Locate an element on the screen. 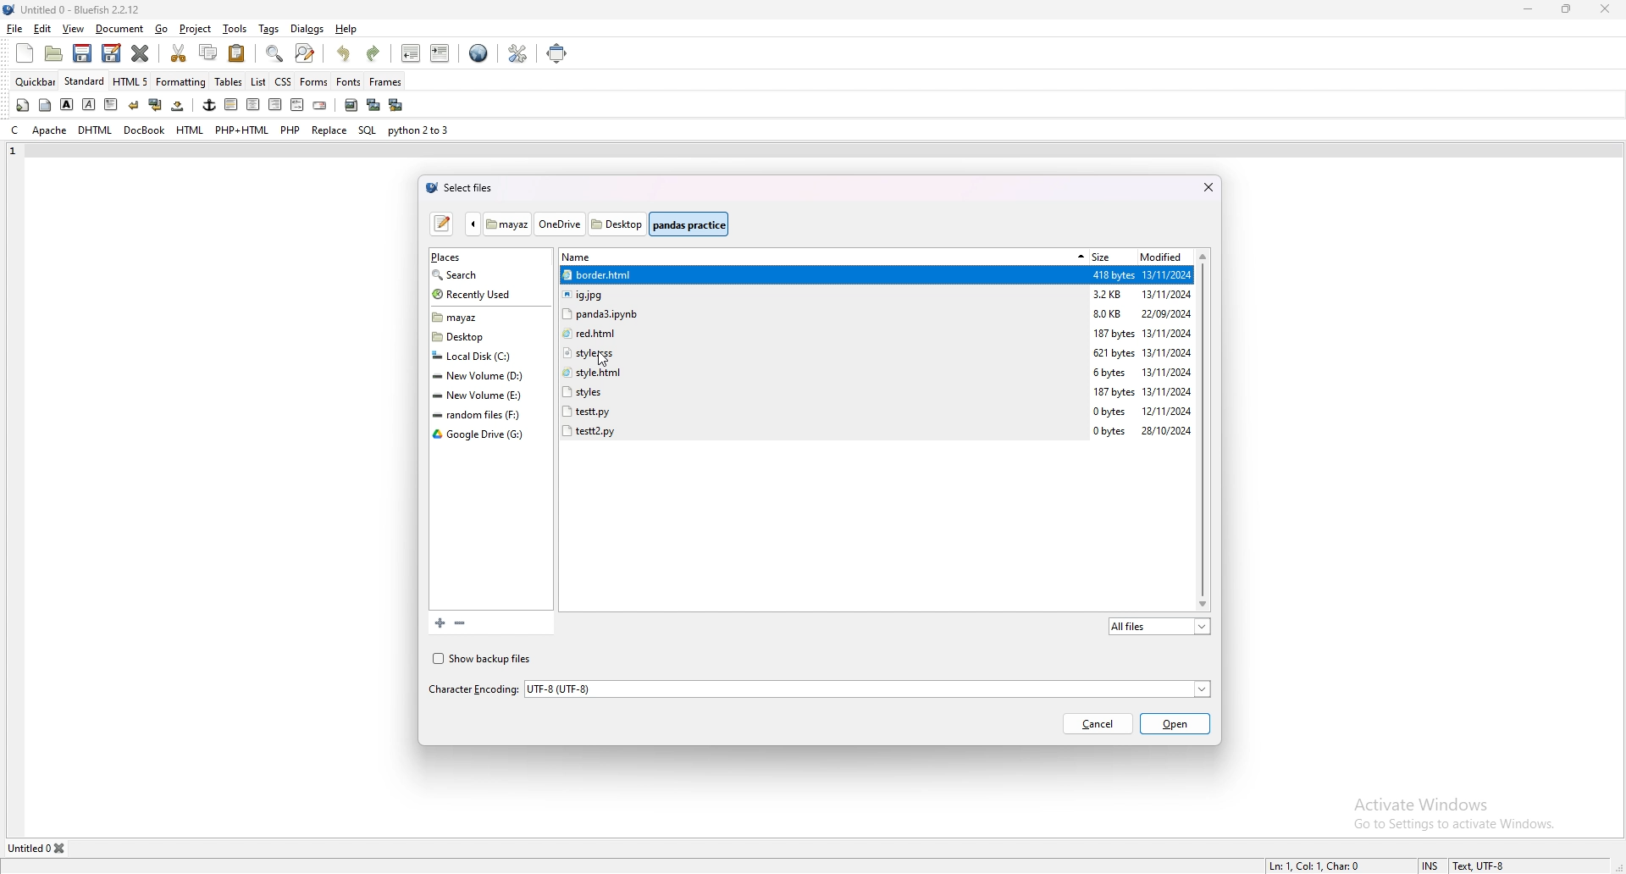  sort is located at coordinates (1077, 256).